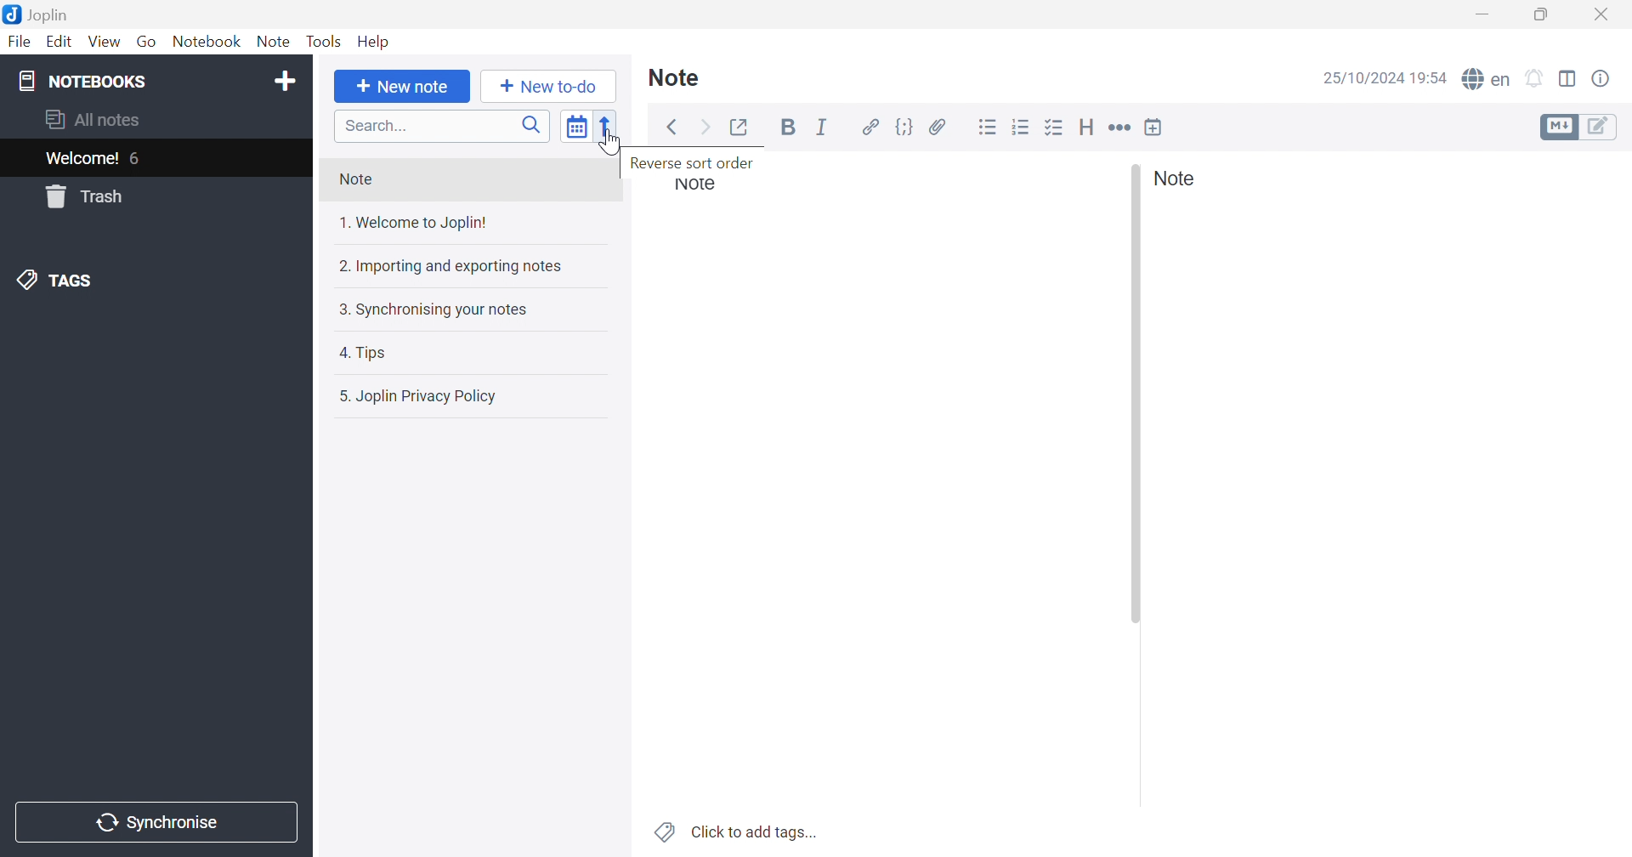  I want to click on Note, so click(696, 184).